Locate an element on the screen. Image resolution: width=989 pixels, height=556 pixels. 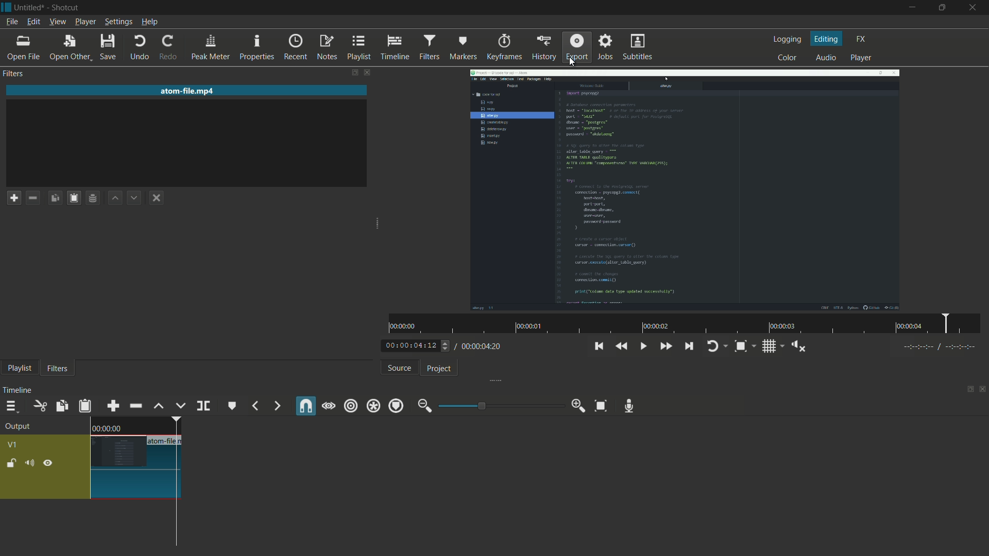
undo is located at coordinates (140, 47).